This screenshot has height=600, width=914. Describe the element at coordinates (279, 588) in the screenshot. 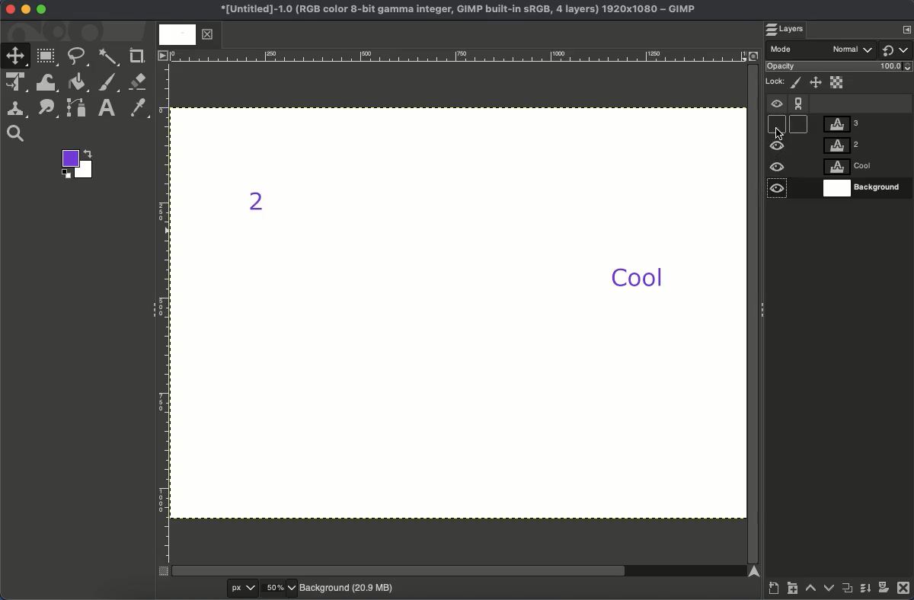

I see `50%` at that location.